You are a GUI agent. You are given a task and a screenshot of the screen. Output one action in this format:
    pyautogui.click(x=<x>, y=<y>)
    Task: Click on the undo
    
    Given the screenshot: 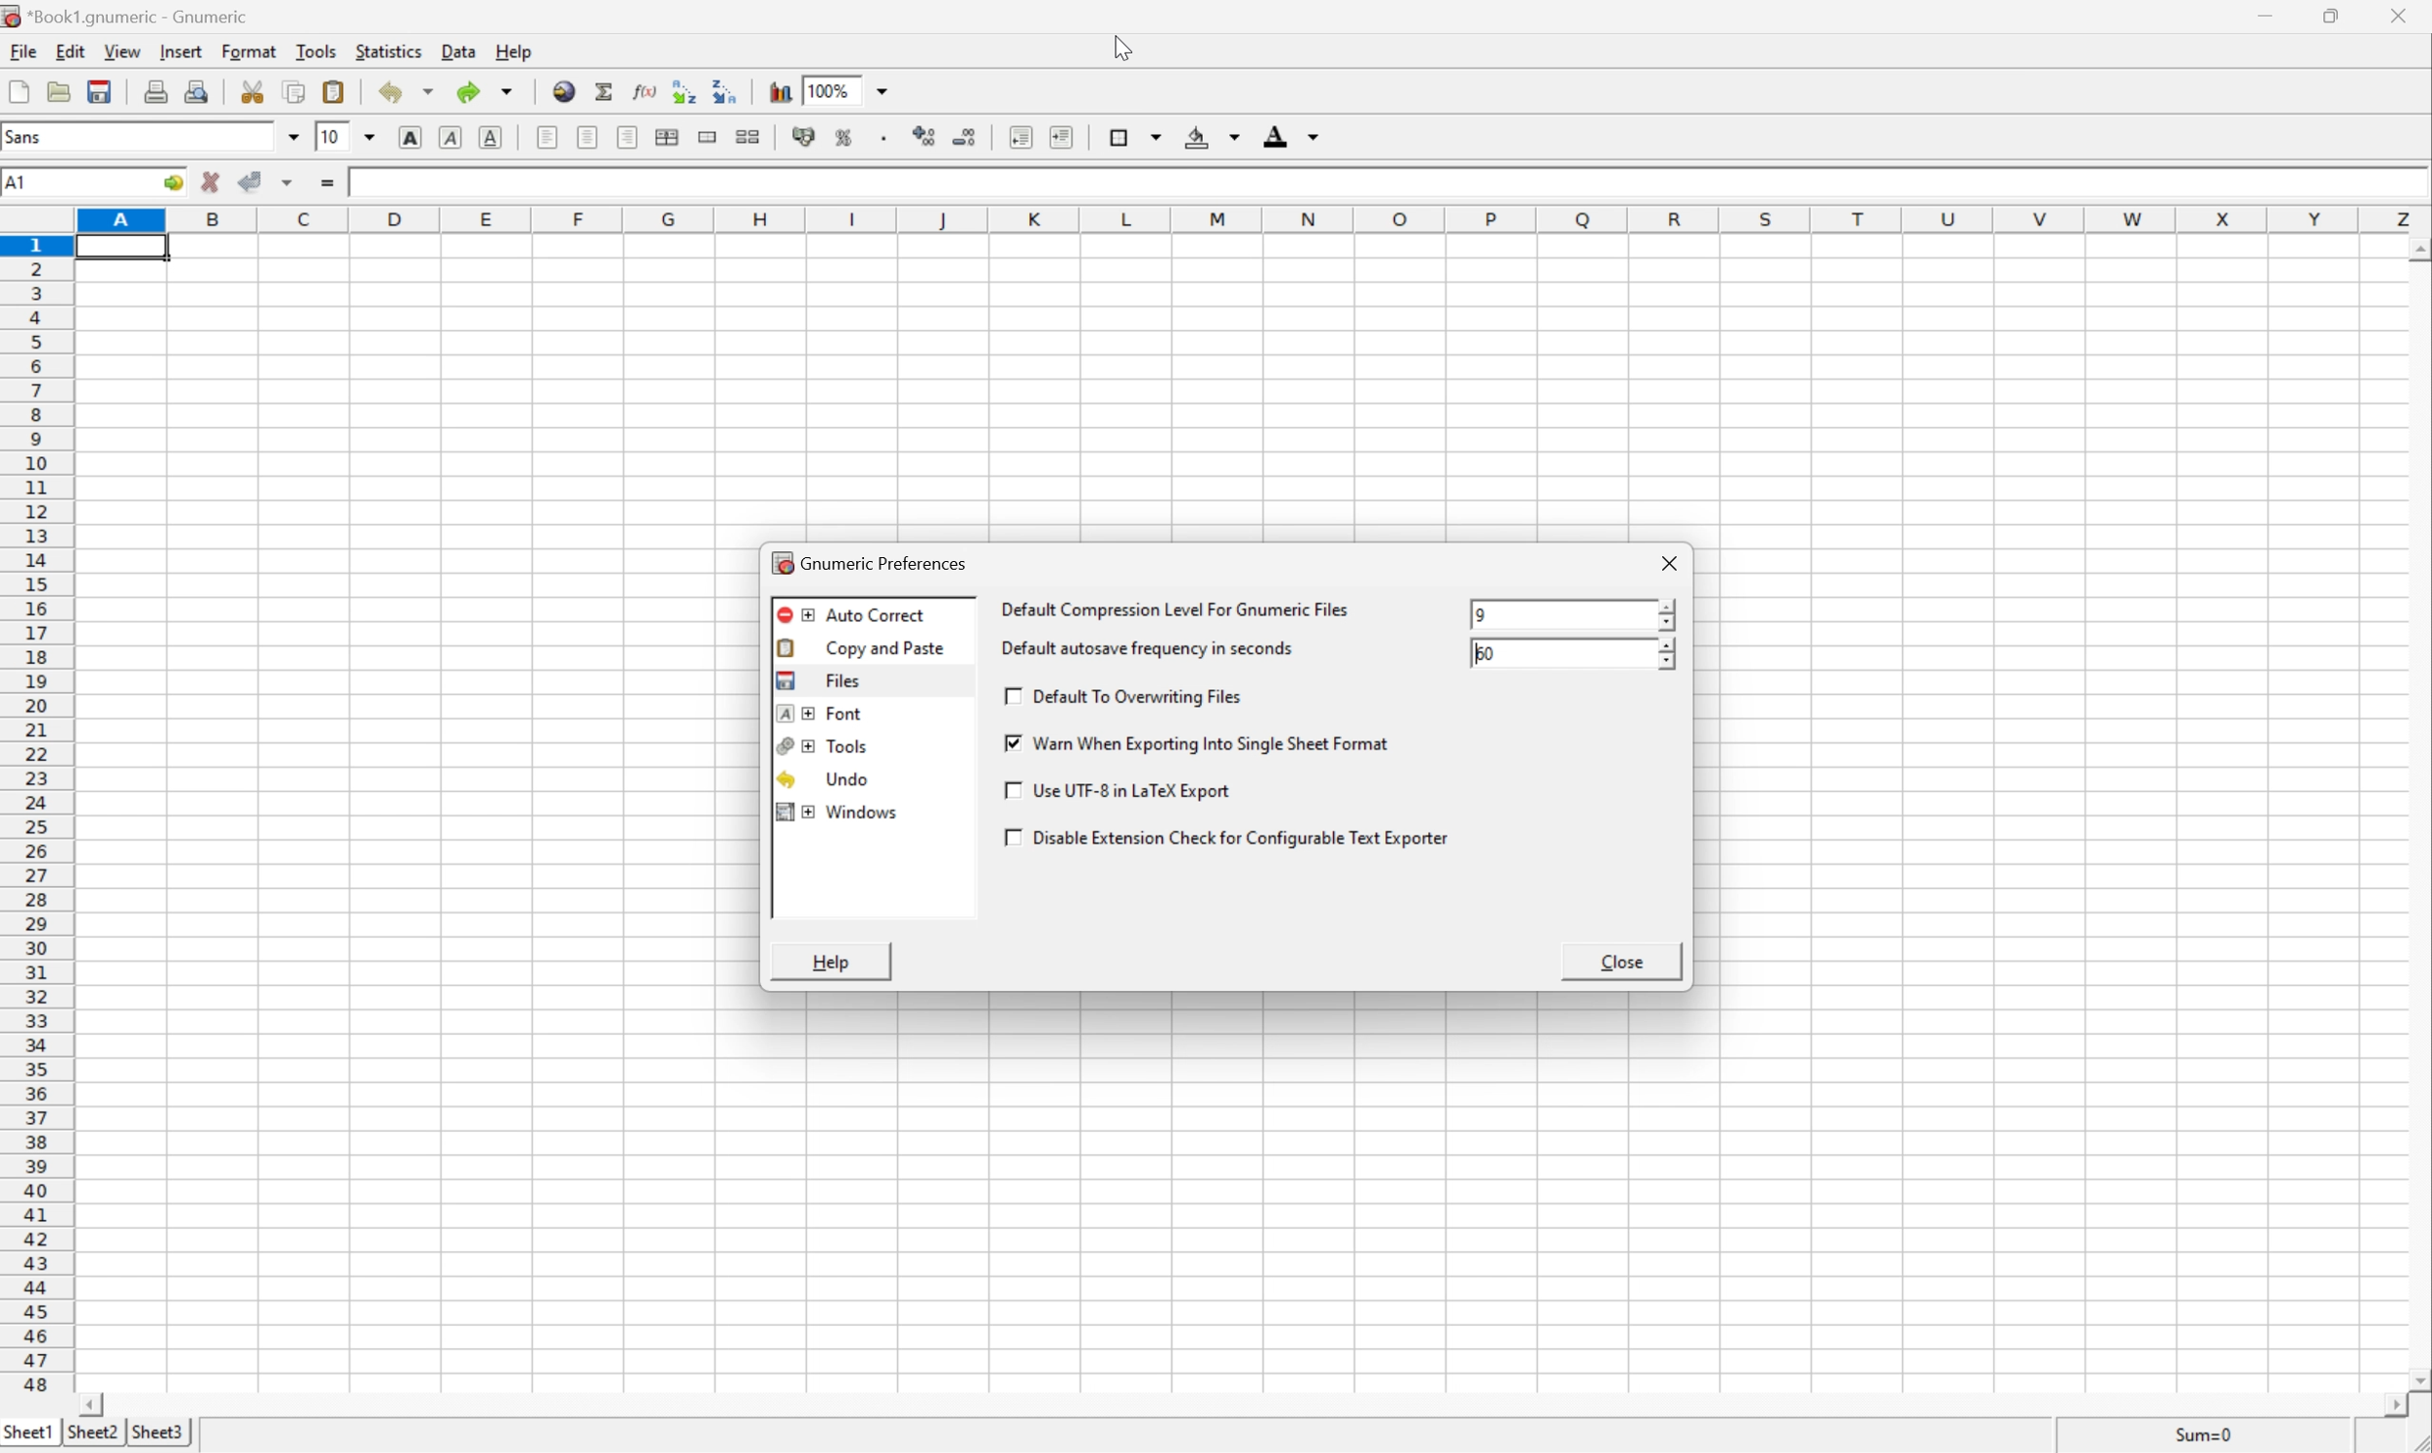 What is the action you would take?
    pyautogui.click(x=831, y=781)
    